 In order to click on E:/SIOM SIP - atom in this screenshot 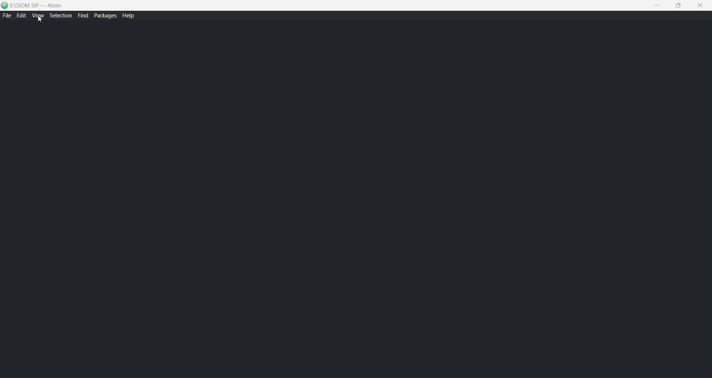, I will do `click(38, 6)`.